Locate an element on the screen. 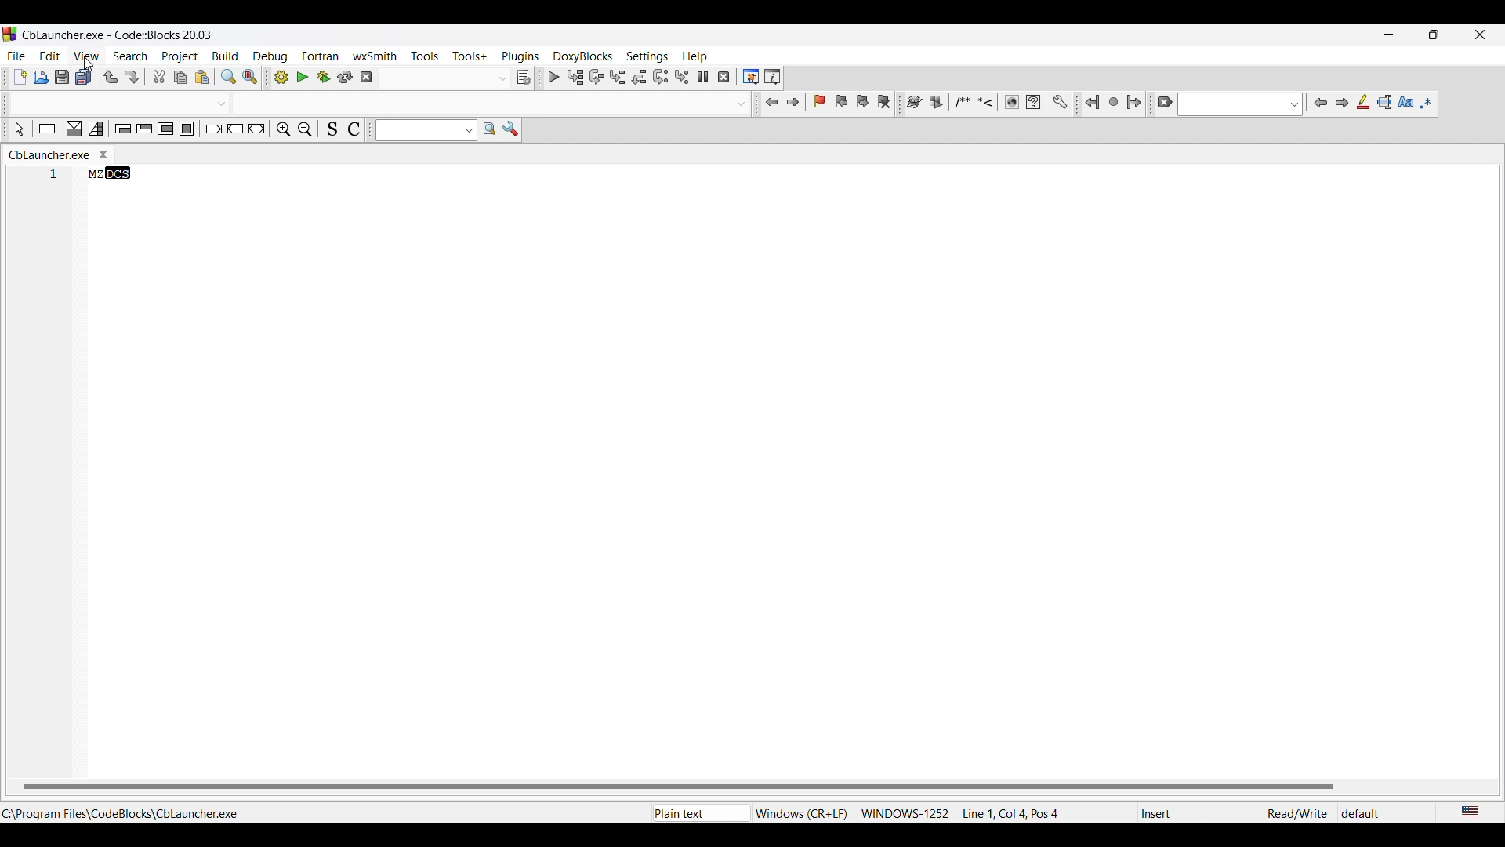 Image resolution: width=1505 pixels, height=847 pixels. Text to search options is located at coordinates (469, 130).